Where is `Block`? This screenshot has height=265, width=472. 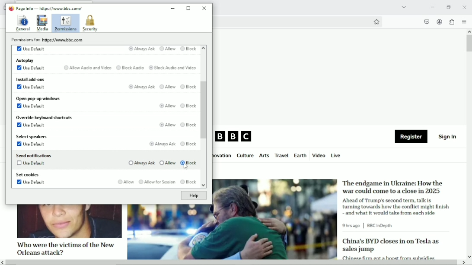
Block is located at coordinates (188, 88).